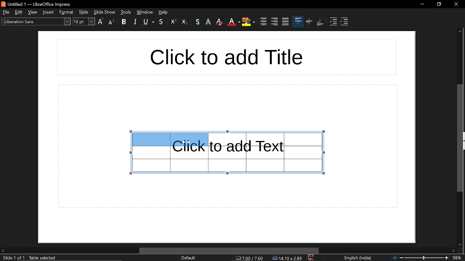 This screenshot has height=261, width=465. Describe the element at coordinates (145, 12) in the screenshot. I see `tools` at that location.